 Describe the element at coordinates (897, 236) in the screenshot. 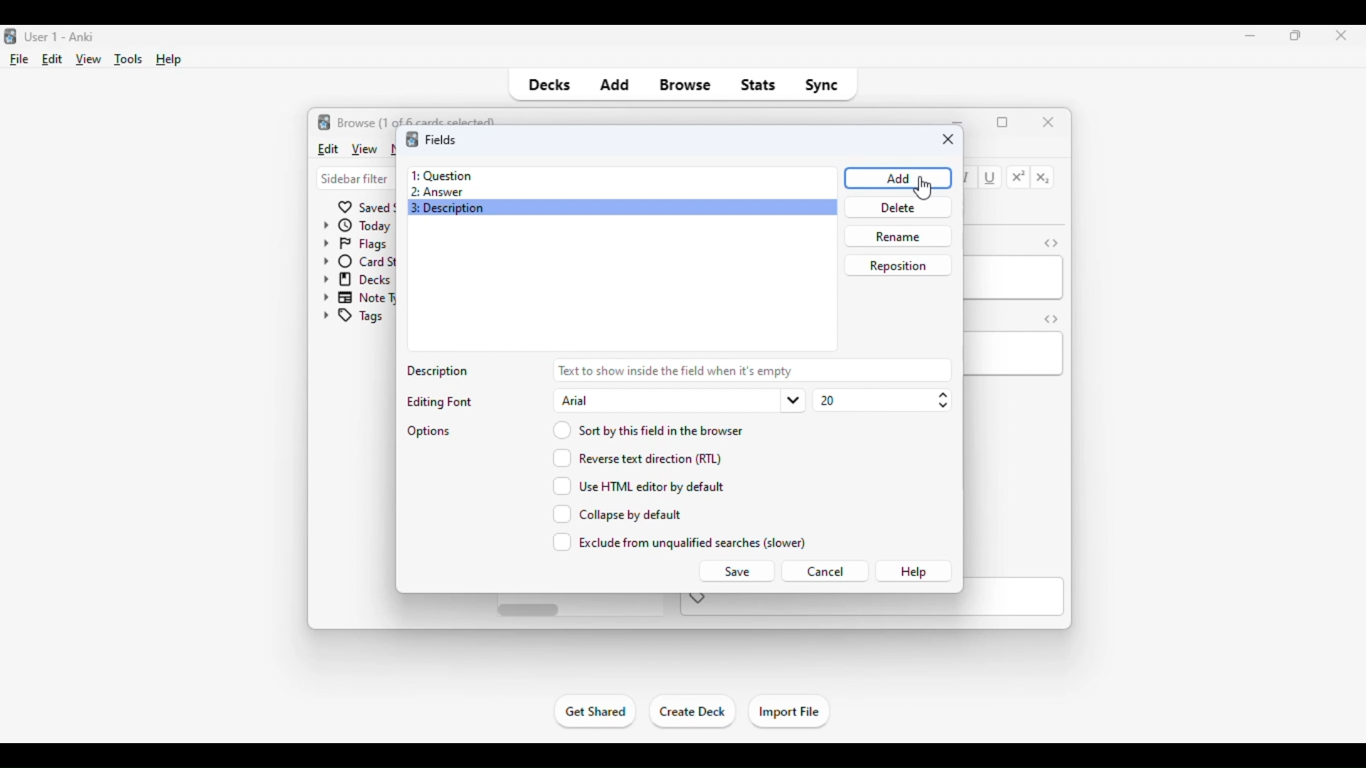

I see `rename` at that location.